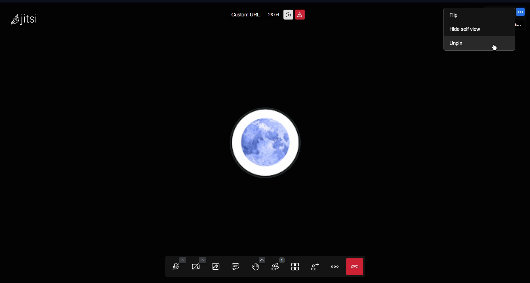 The image size is (530, 283). I want to click on Unpin, so click(458, 43).